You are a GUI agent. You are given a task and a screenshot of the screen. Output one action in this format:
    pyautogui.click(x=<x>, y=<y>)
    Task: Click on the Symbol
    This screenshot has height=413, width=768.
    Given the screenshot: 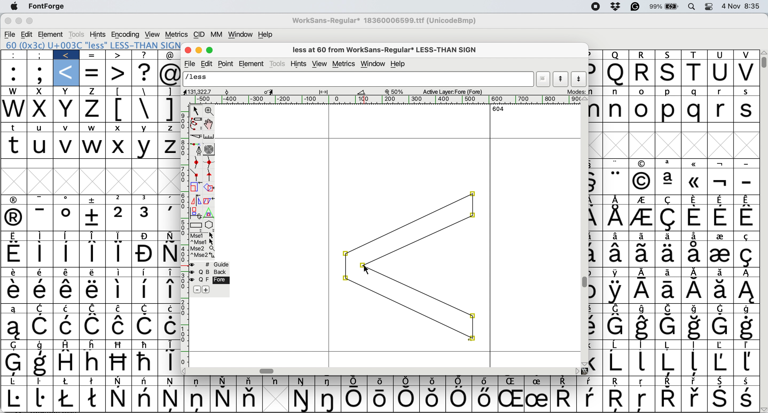 What is the action you would take?
    pyautogui.click(x=67, y=398)
    